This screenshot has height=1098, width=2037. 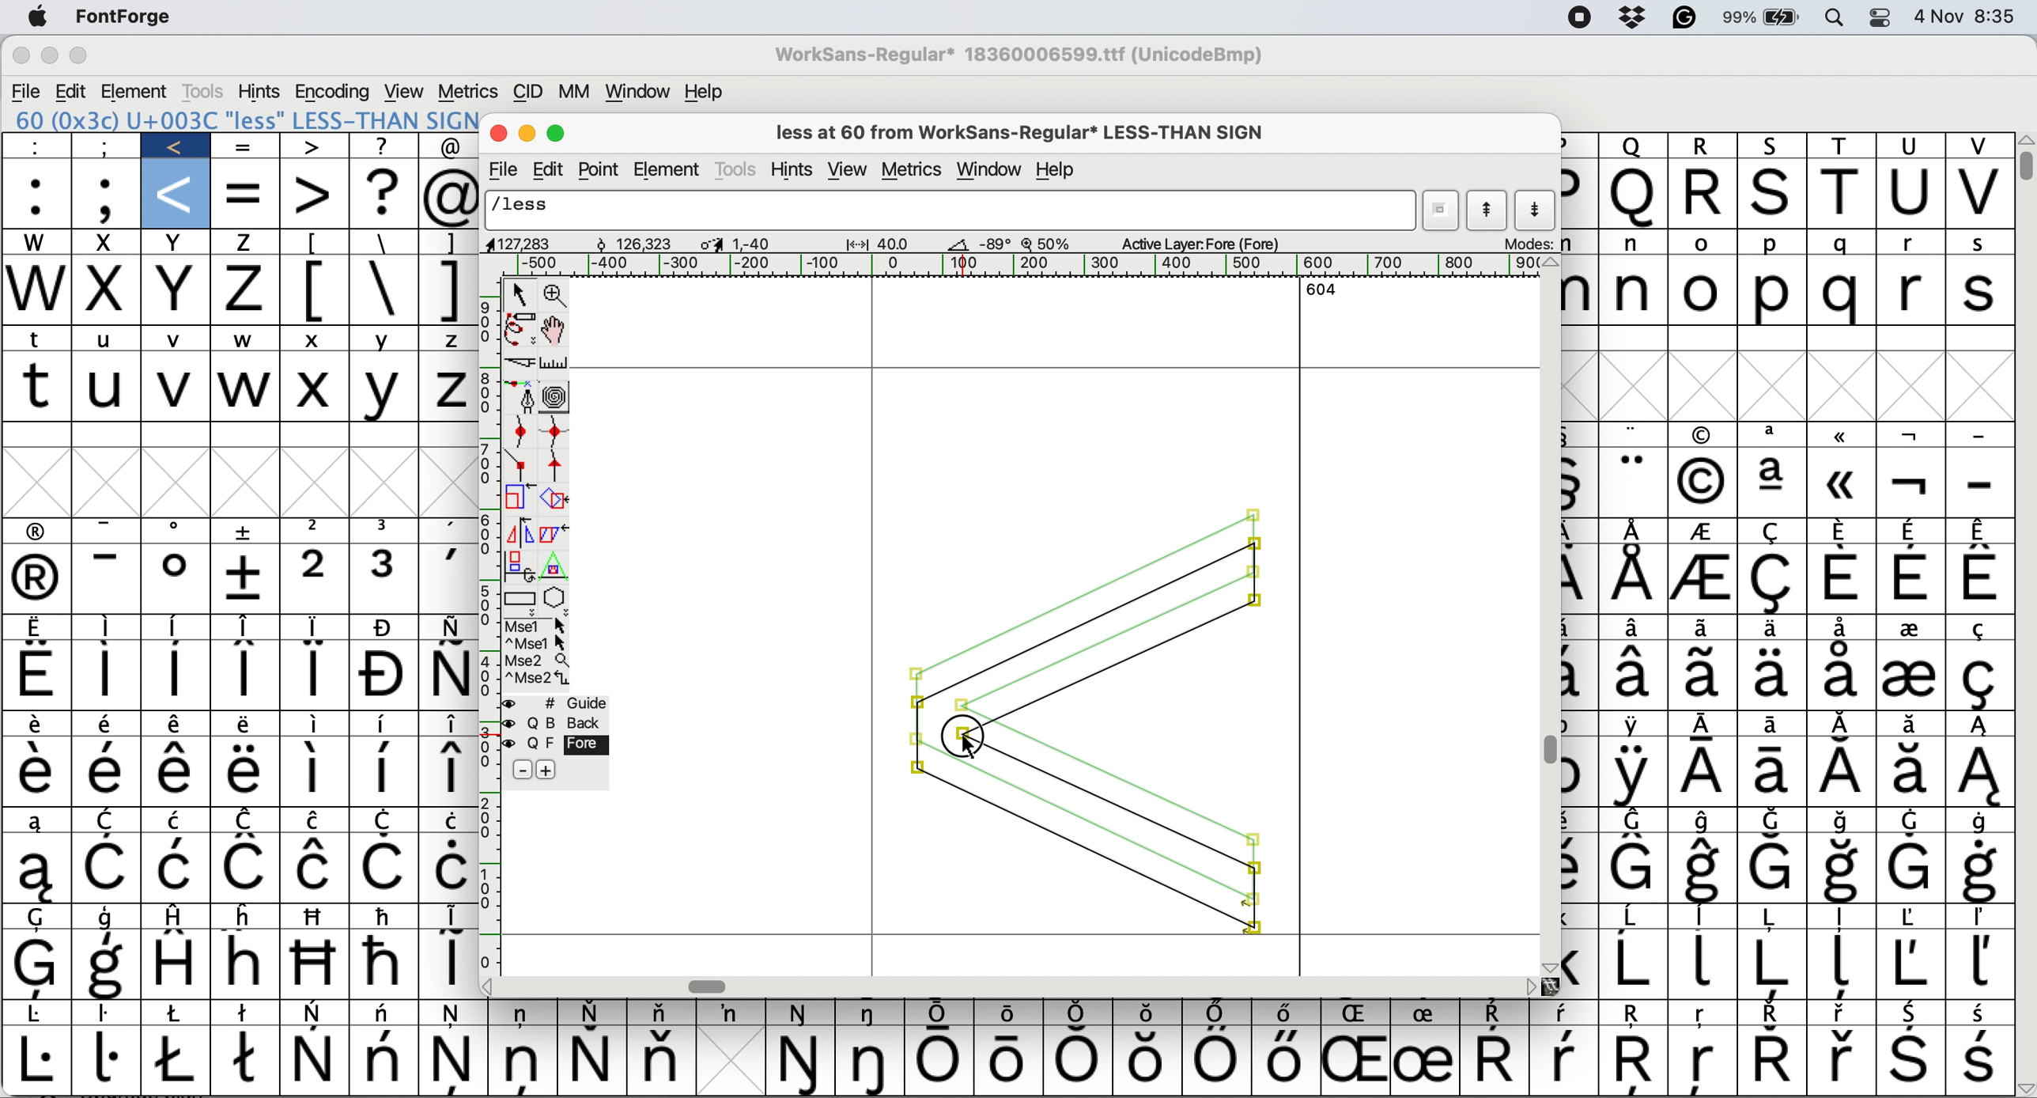 What do you see at coordinates (1565, 1012) in the screenshot?
I see `Symbol` at bounding box center [1565, 1012].